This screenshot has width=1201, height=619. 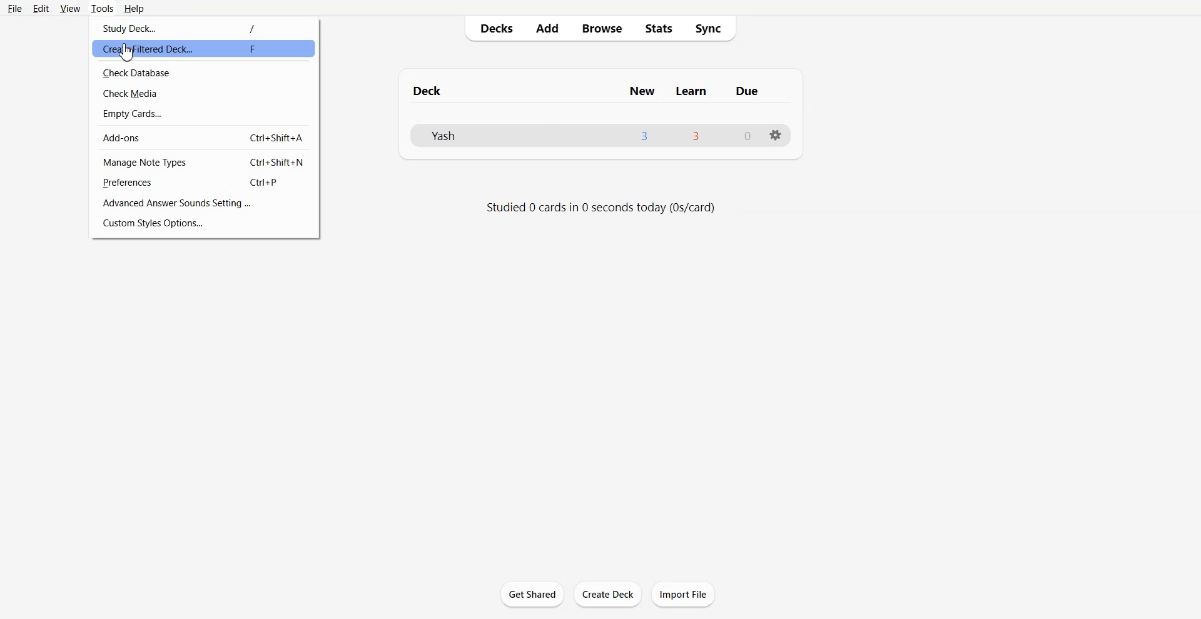 What do you see at coordinates (41, 8) in the screenshot?
I see `Edit` at bounding box center [41, 8].